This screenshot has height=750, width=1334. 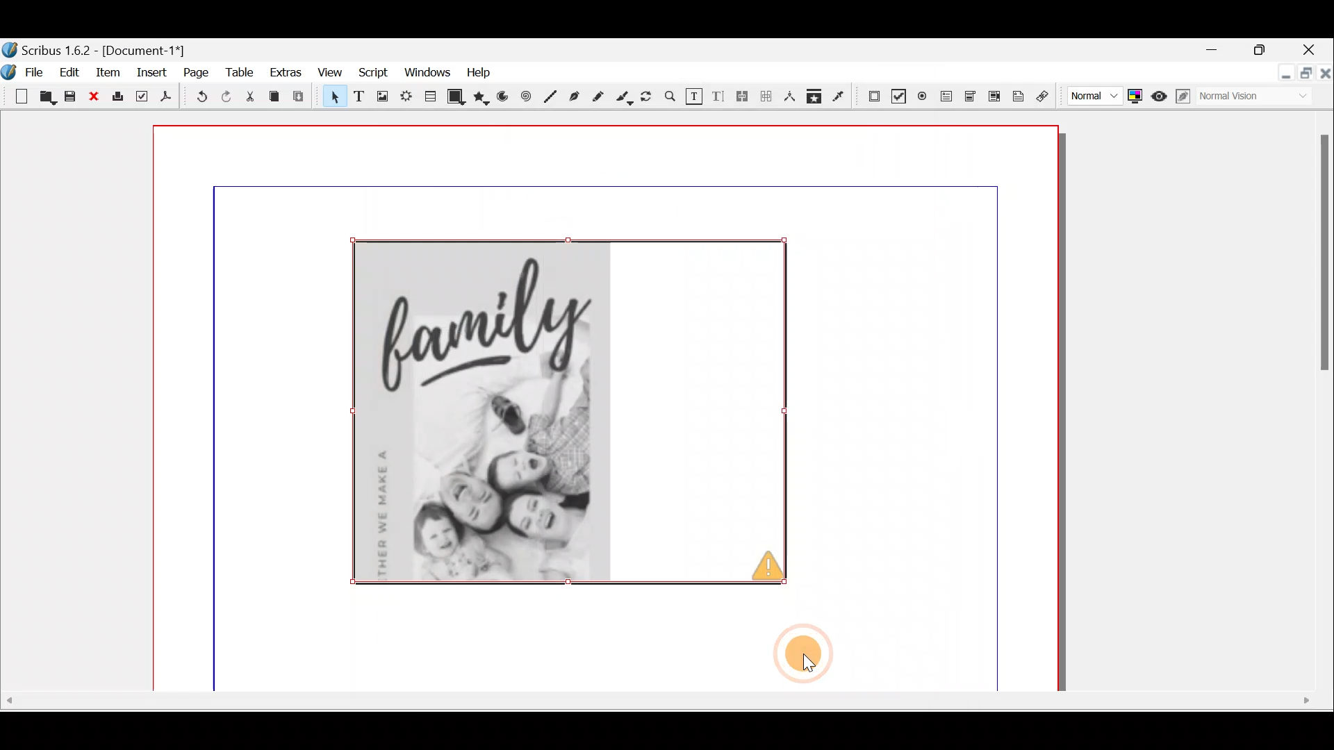 What do you see at coordinates (70, 72) in the screenshot?
I see `Edit` at bounding box center [70, 72].